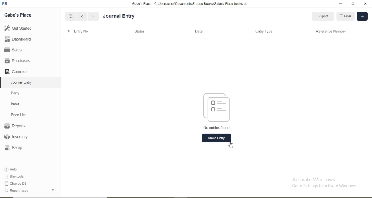 The image size is (372, 198). I want to click on Journal Entry, so click(22, 82).